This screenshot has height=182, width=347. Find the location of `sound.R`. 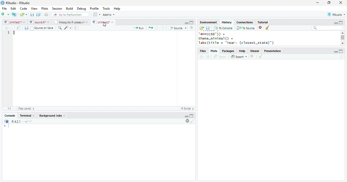

sound.R is located at coordinates (38, 22).